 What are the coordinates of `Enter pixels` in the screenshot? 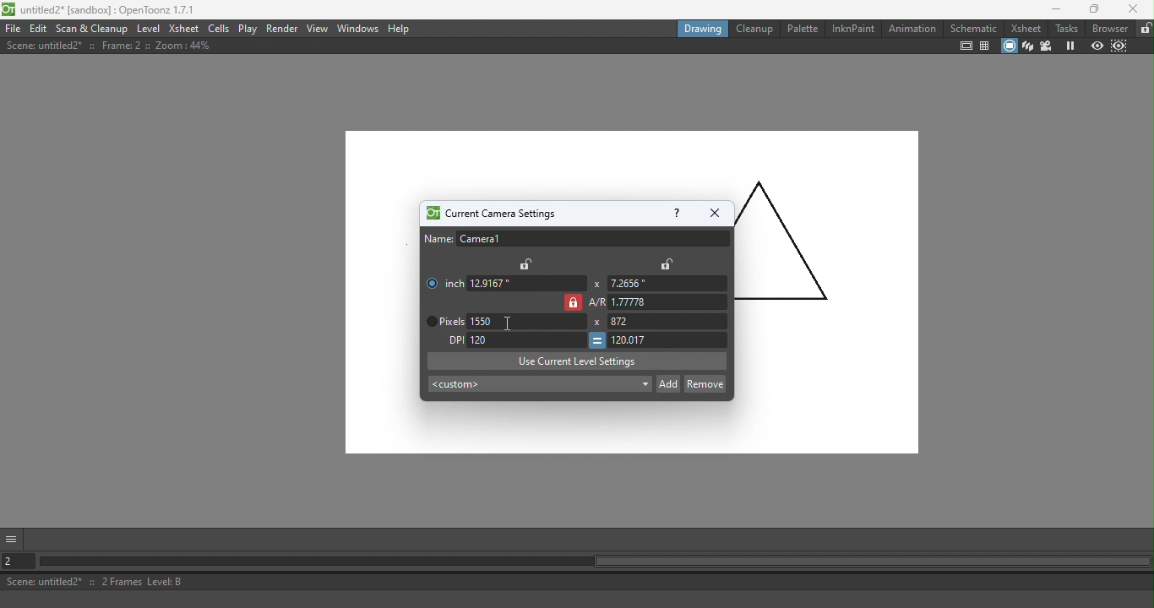 It's located at (526, 322).